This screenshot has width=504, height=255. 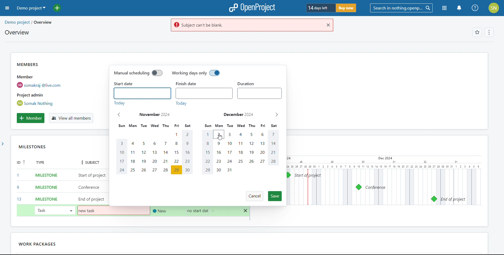 What do you see at coordinates (44, 163) in the screenshot?
I see `type` at bounding box center [44, 163].